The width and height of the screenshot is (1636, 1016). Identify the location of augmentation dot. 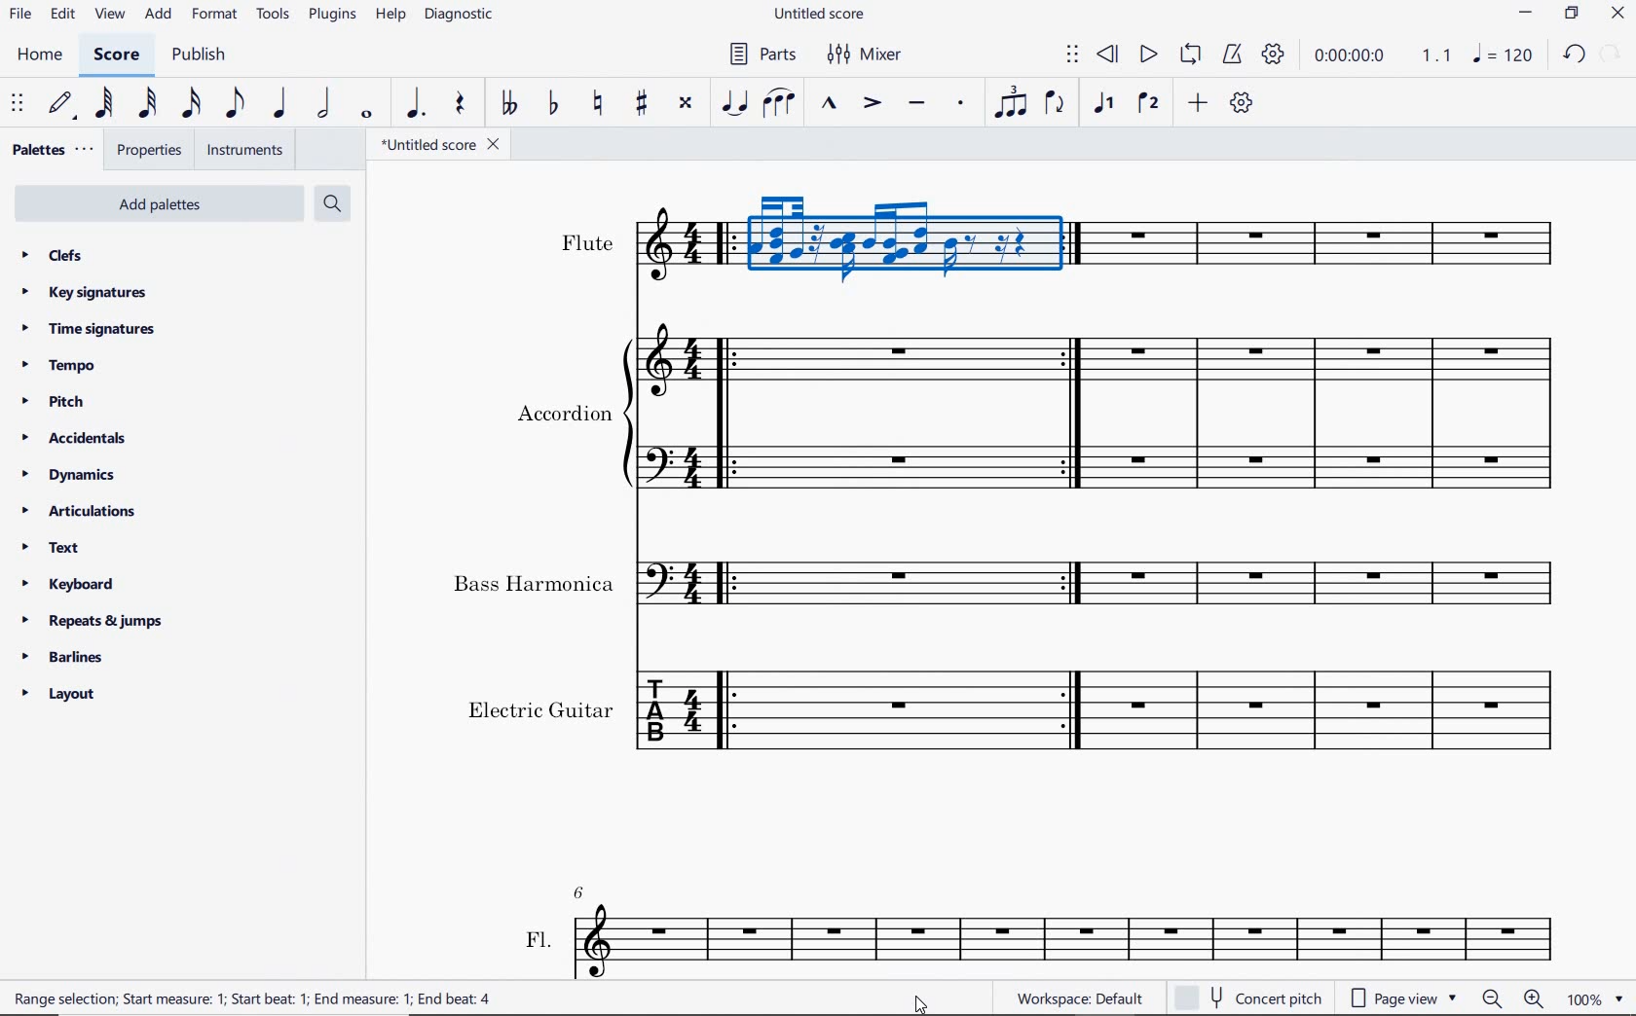
(414, 104).